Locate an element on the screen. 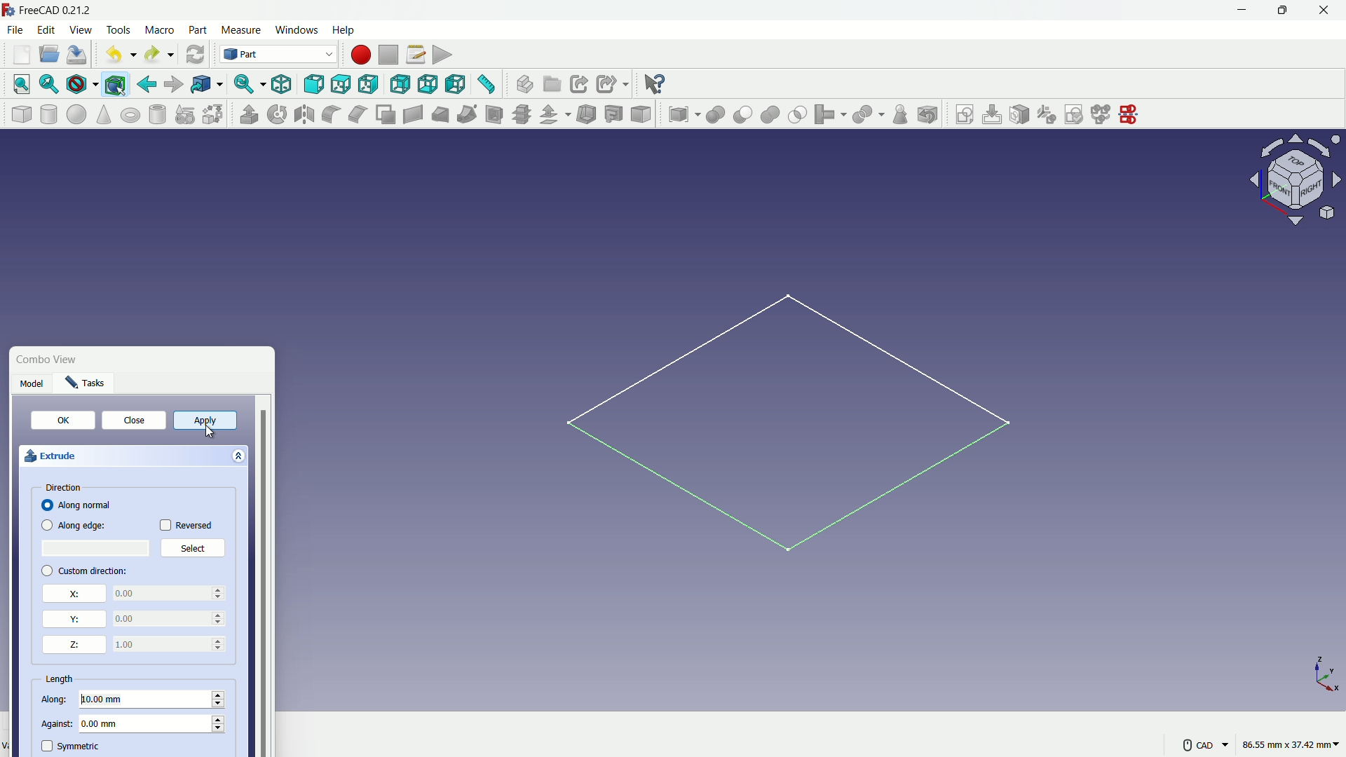 This screenshot has height=757, width=1346. merge sketch is located at coordinates (1101, 114).